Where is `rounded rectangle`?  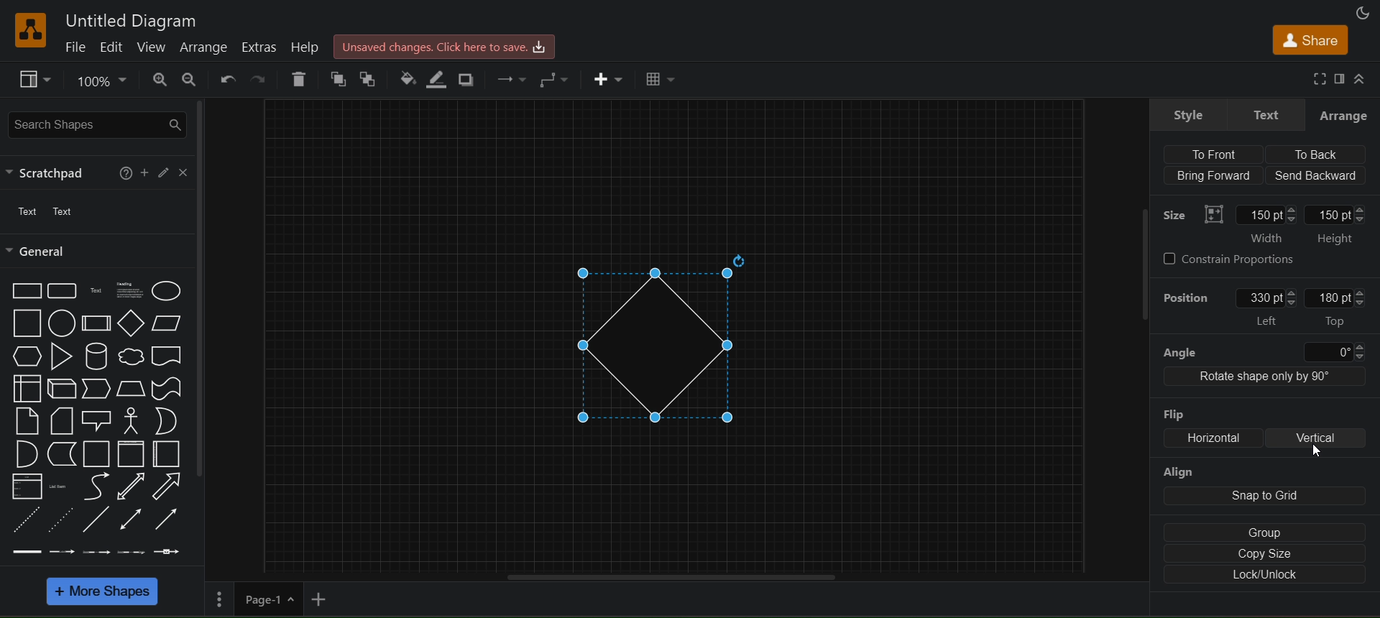
rounded rectangle is located at coordinates (62, 291).